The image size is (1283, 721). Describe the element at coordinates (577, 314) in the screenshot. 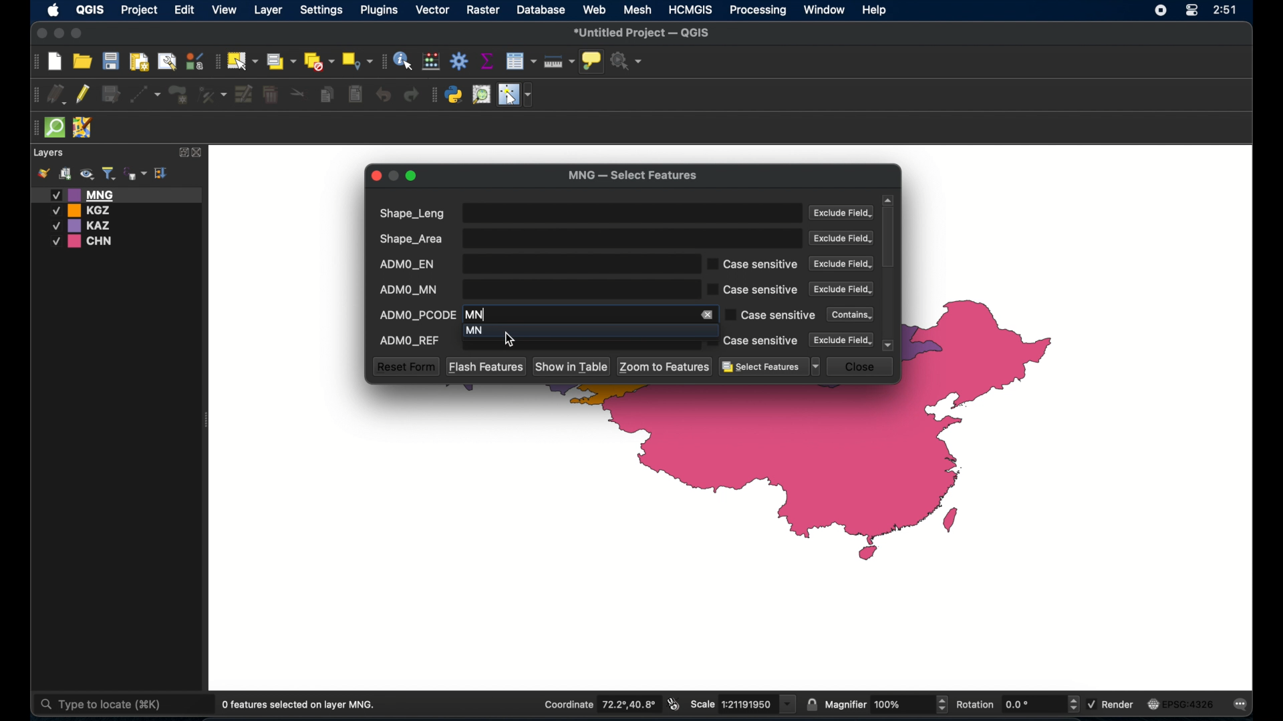

I see `MN PCODE` at that location.